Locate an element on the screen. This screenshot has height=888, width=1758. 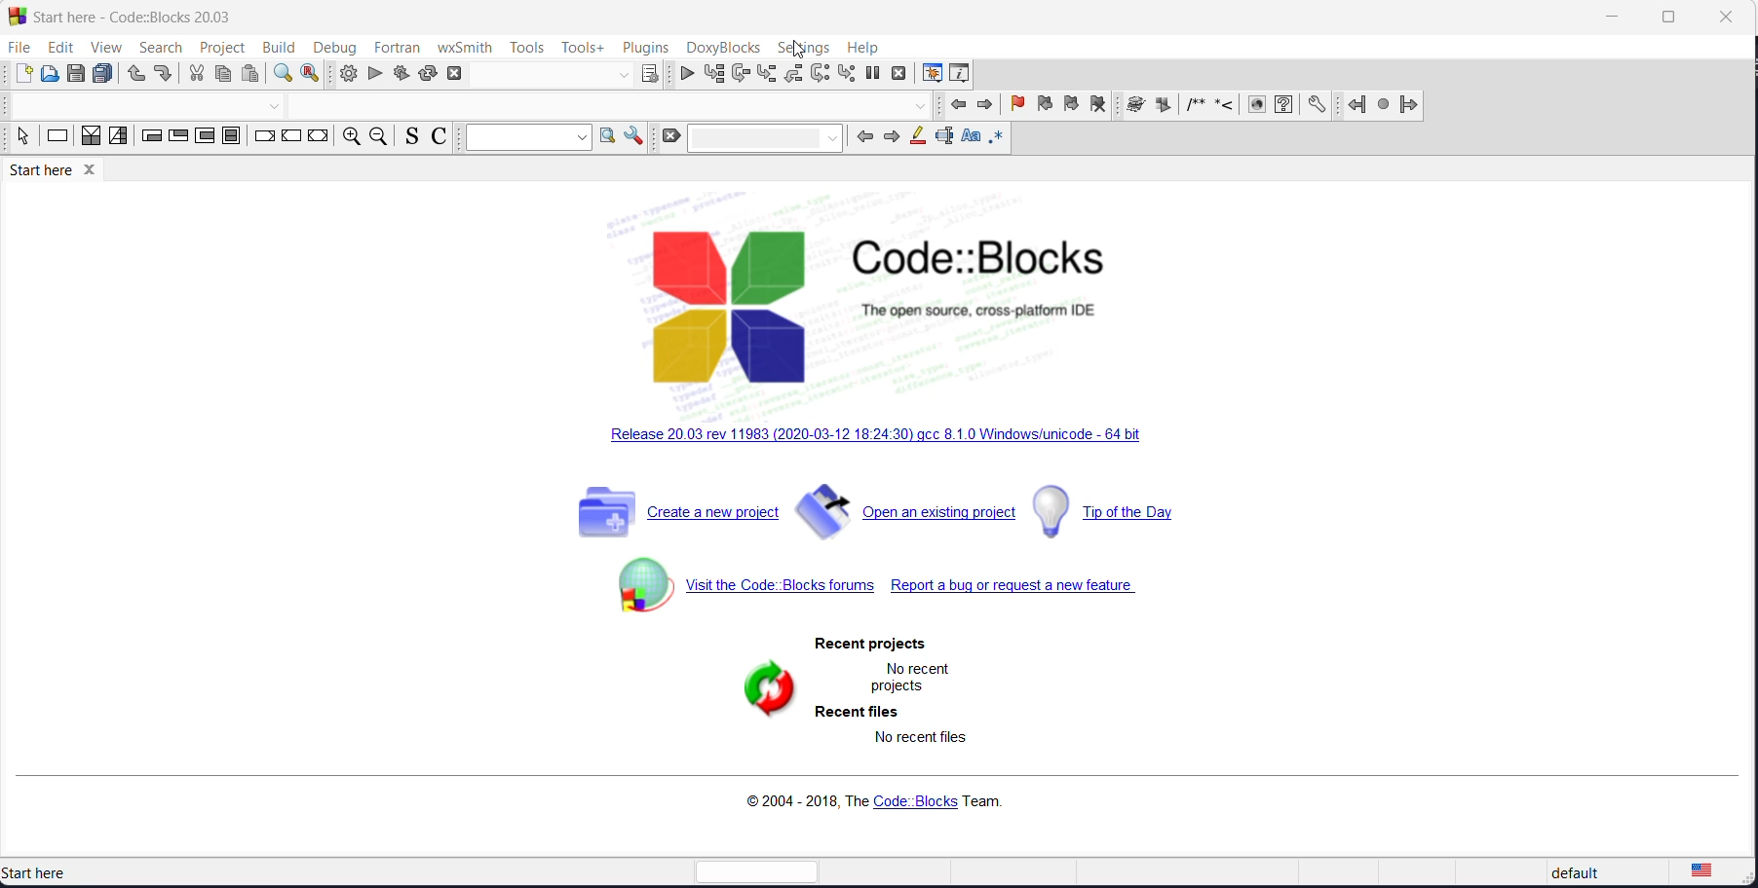
highlight is located at coordinates (916, 138).